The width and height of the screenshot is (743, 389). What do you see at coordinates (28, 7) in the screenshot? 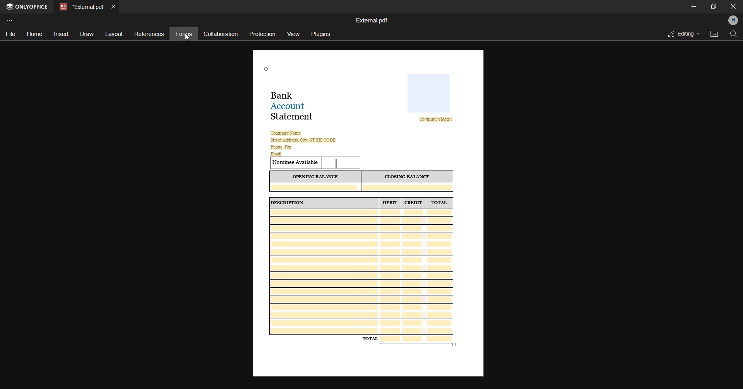
I see `onlyoffice tab` at bounding box center [28, 7].